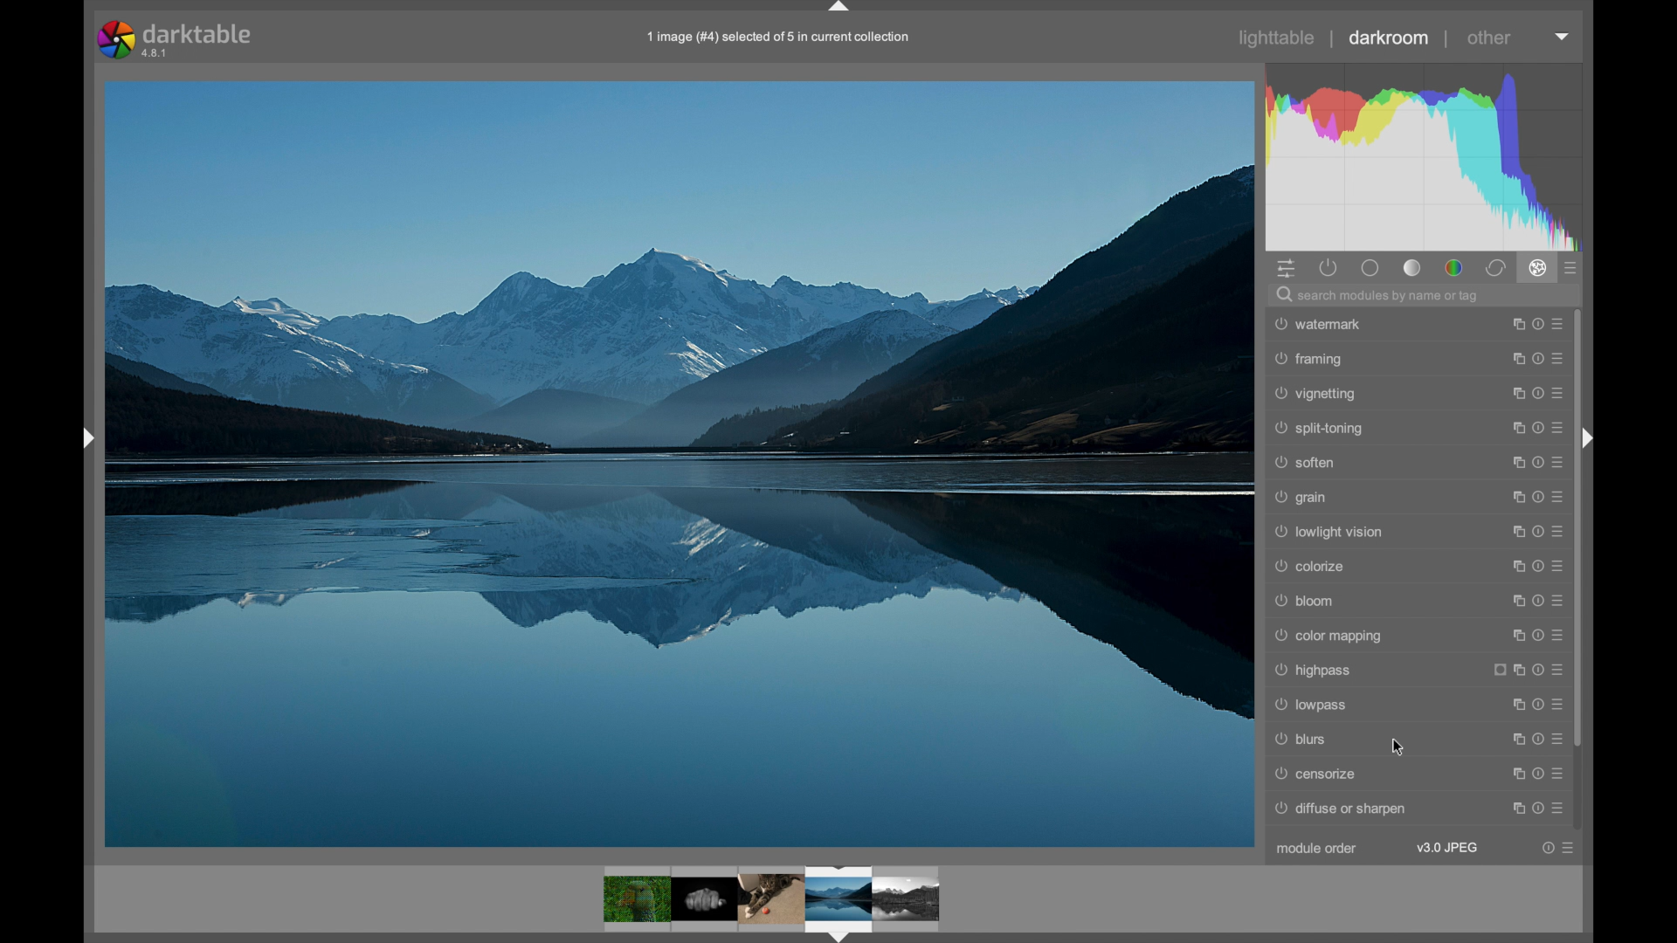 This screenshot has height=943, width=1677. What do you see at coordinates (85, 437) in the screenshot?
I see `drag handle` at bounding box center [85, 437].